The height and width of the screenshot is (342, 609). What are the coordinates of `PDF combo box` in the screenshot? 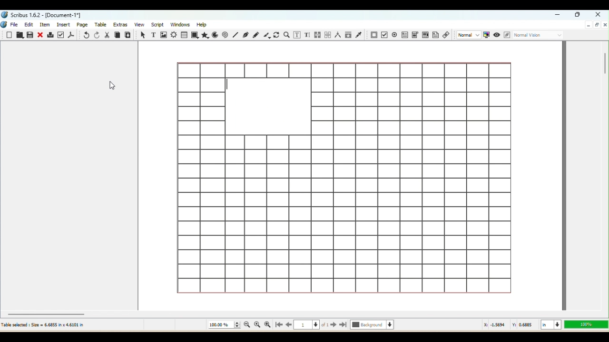 It's located at (414, 34).